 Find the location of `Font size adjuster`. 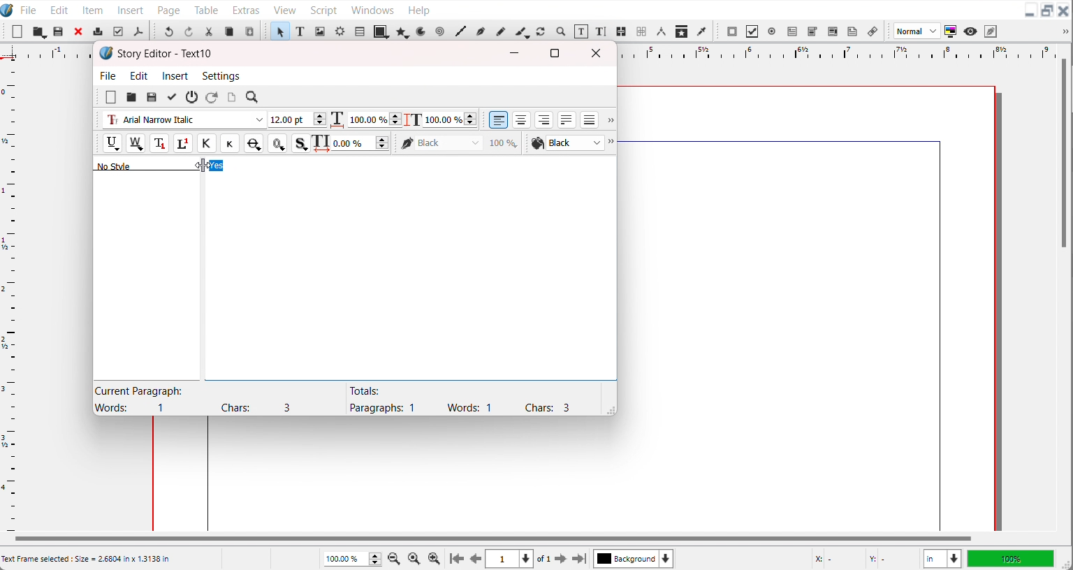

Font size adjuster is located at coordinates (297, 119).